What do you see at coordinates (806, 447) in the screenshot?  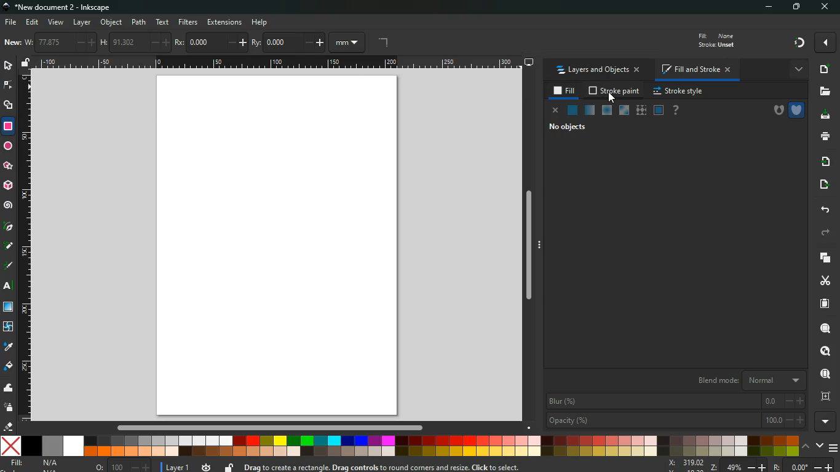 I see `up` at bounding box center [806, 447].